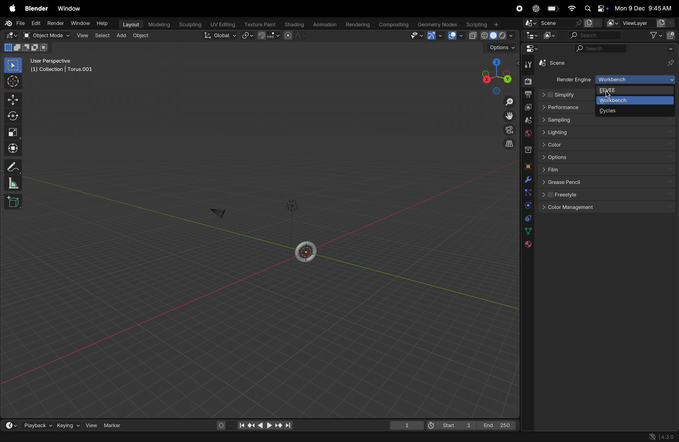  I want to click on select, so click(102, 36).